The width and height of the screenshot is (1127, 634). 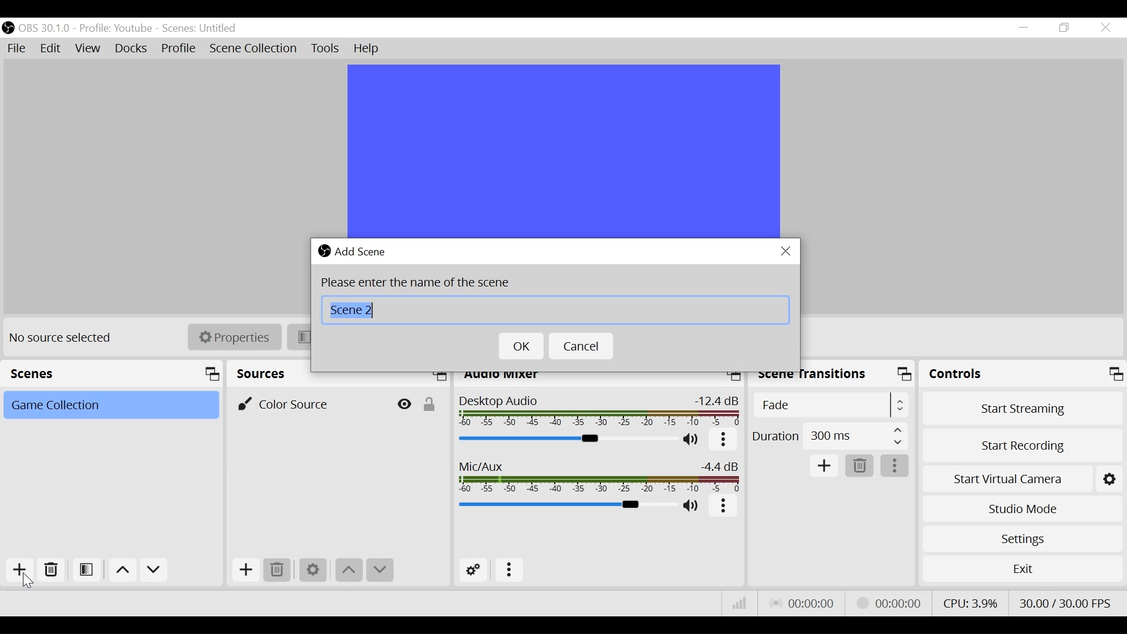 I want to click on Cursor, so click(x=30, y=580).